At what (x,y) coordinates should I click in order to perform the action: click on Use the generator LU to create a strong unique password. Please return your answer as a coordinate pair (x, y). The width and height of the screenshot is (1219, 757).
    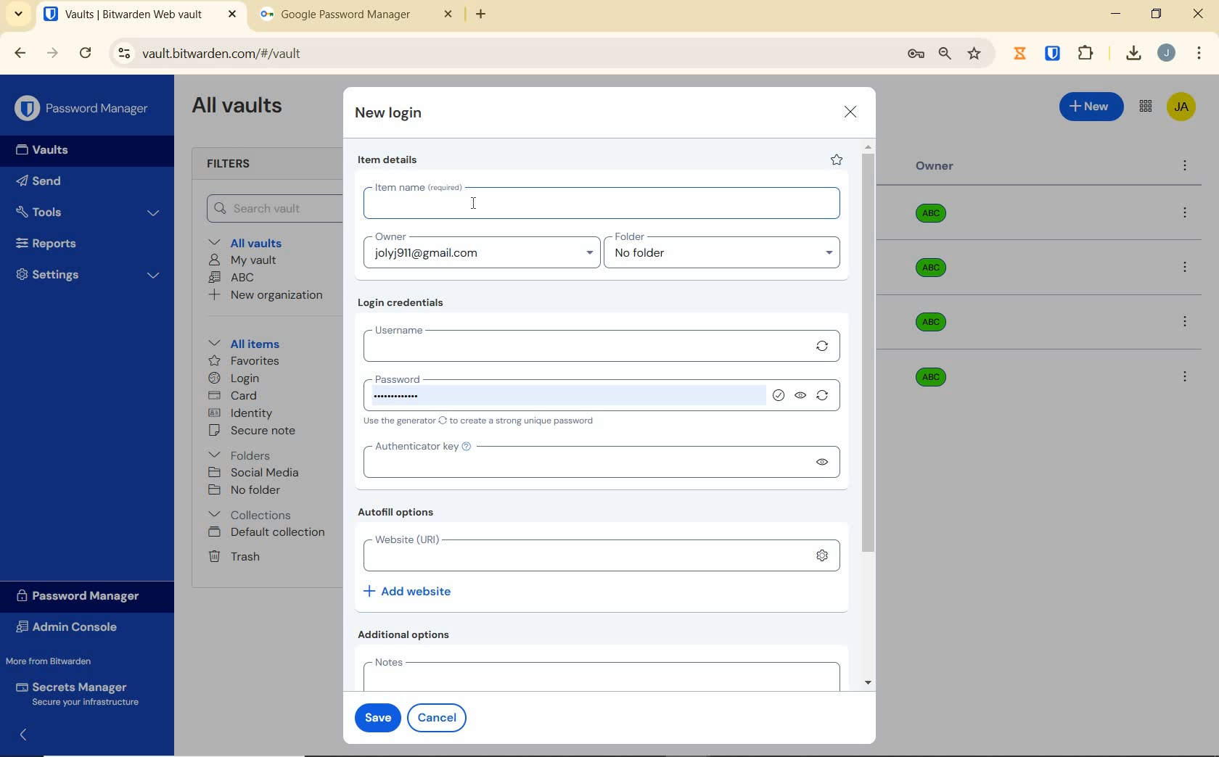
    Looking at the image, I should click on (485, 422).